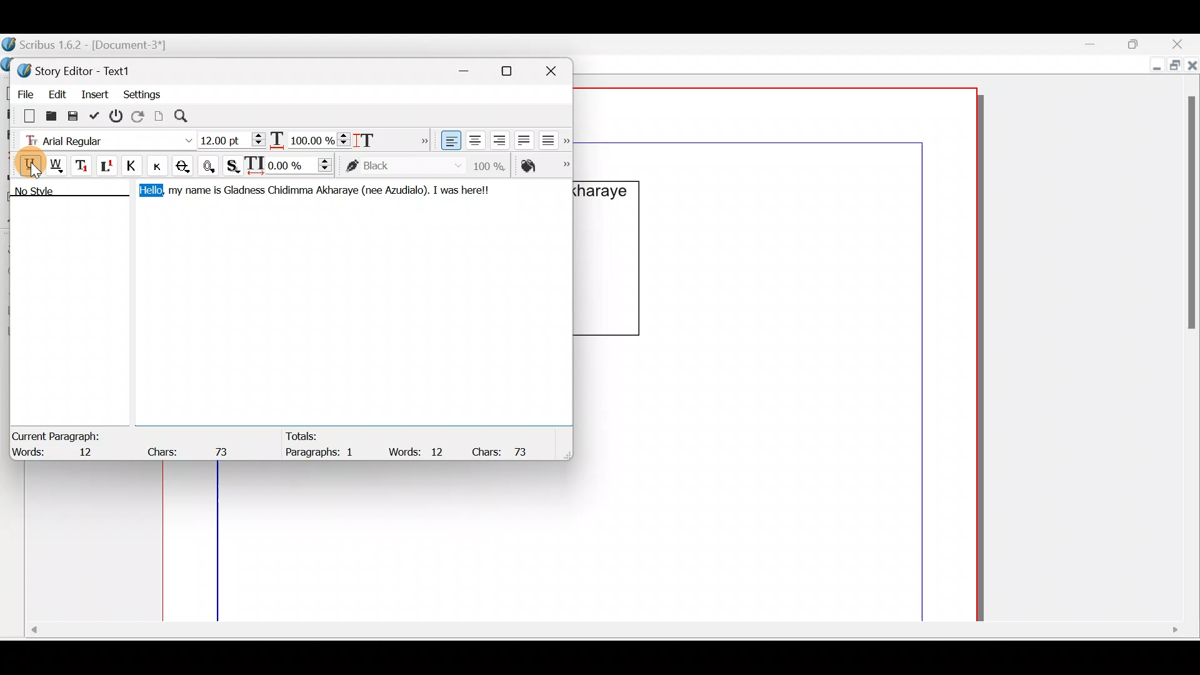  I want to click on Azudialo)., so click(406, 189).